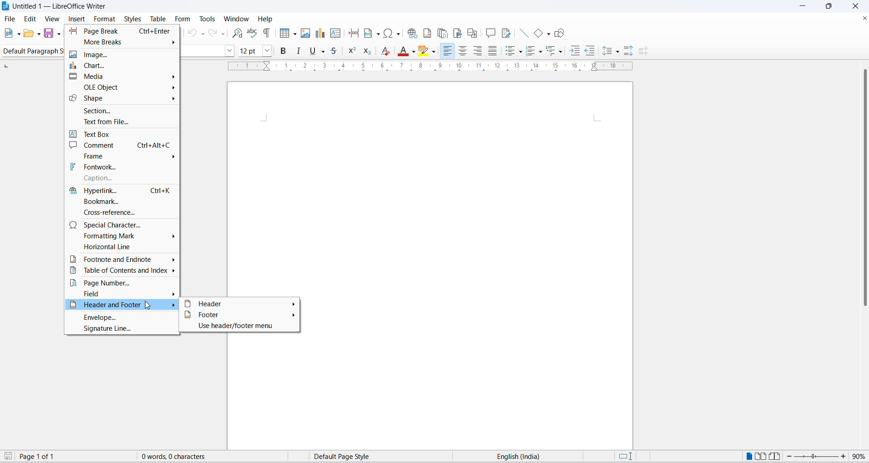  What do you see at coordinates (31, 18) in the screenshot?
I see `edit` at bounding box center [31, 18].